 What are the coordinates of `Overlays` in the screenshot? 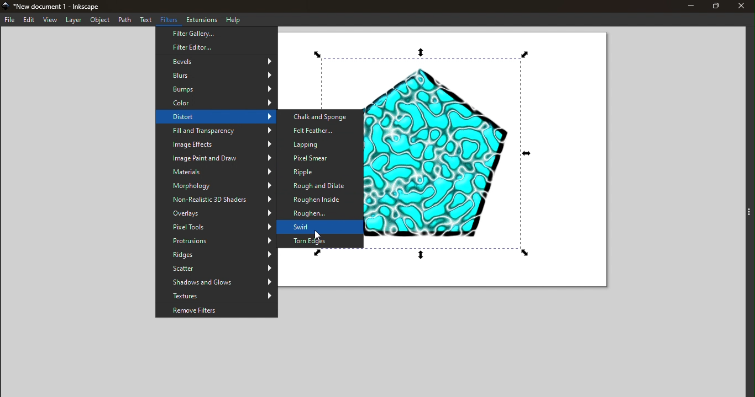 It's located at (216, 214).